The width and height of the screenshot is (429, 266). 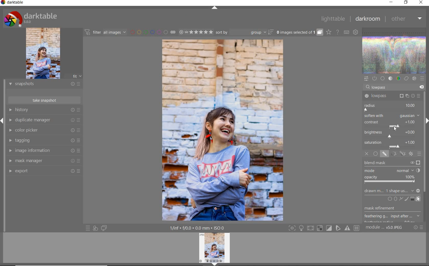 I want to click on off, so click(x=367, y=154).